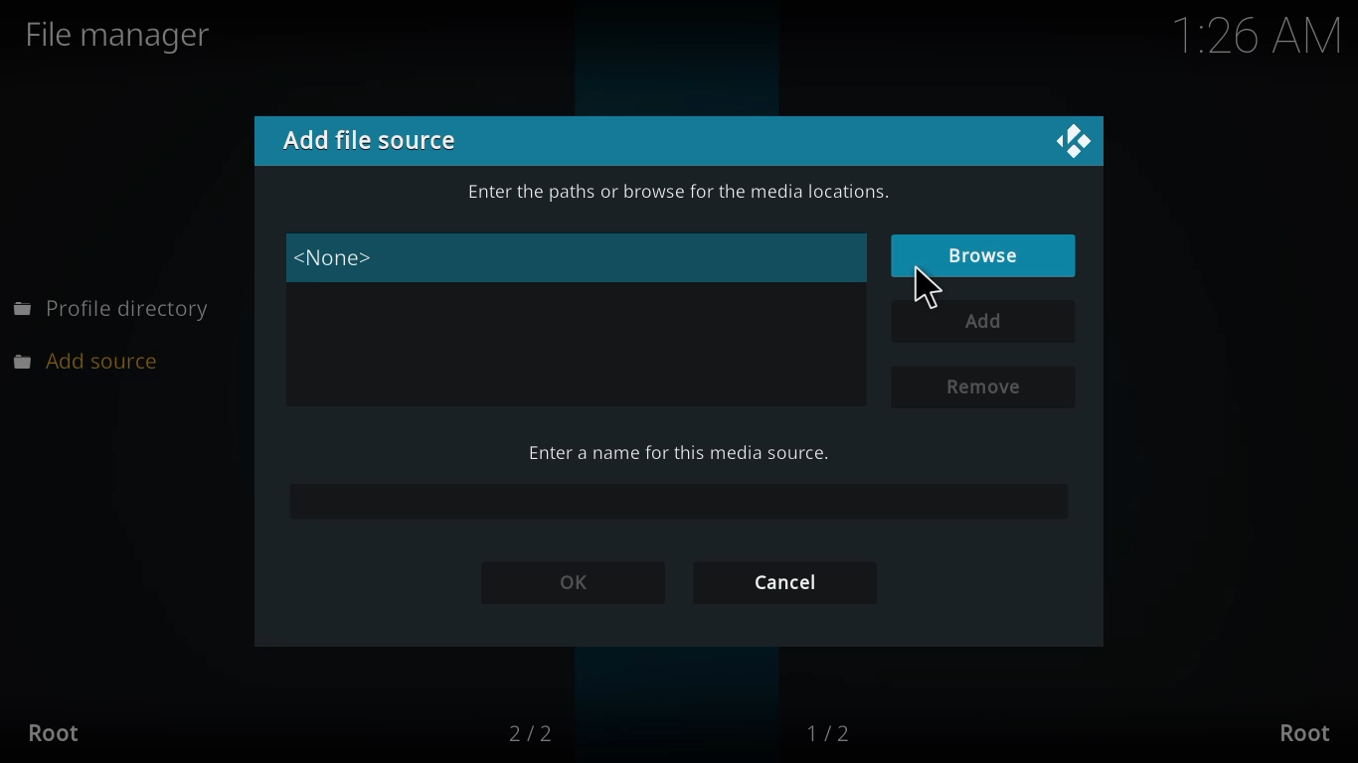  What do you see at coordinates (672, 451) in the screenshot?
I see `enter name` at bounding box center [672, 451].